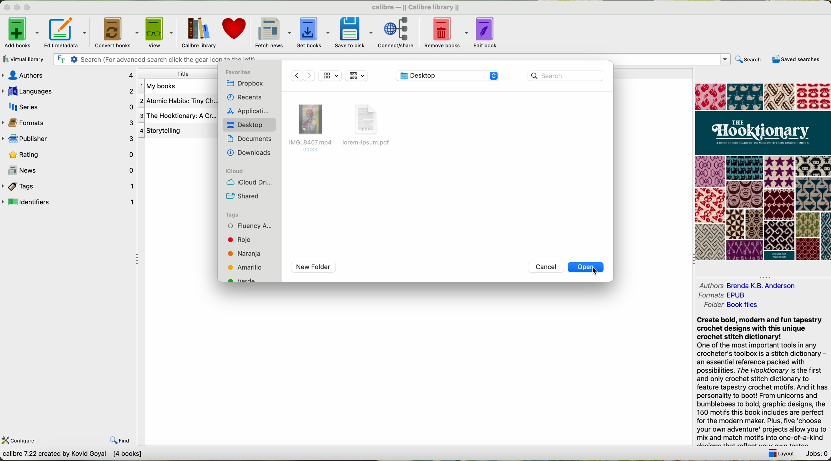 The width and height of the screenshot is (831, 461). I want to click on tags, so click(234, 215).